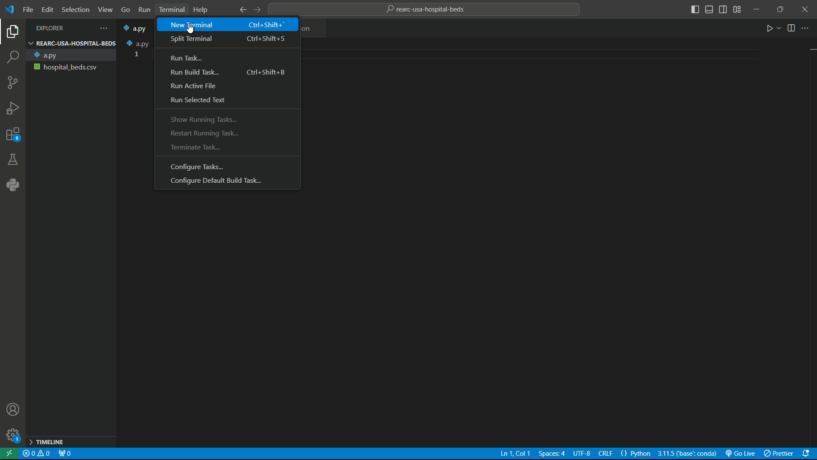  What do you see at coordinates (13, 184) in the screenshot?
I see `python` at bounding box center [13, 184].